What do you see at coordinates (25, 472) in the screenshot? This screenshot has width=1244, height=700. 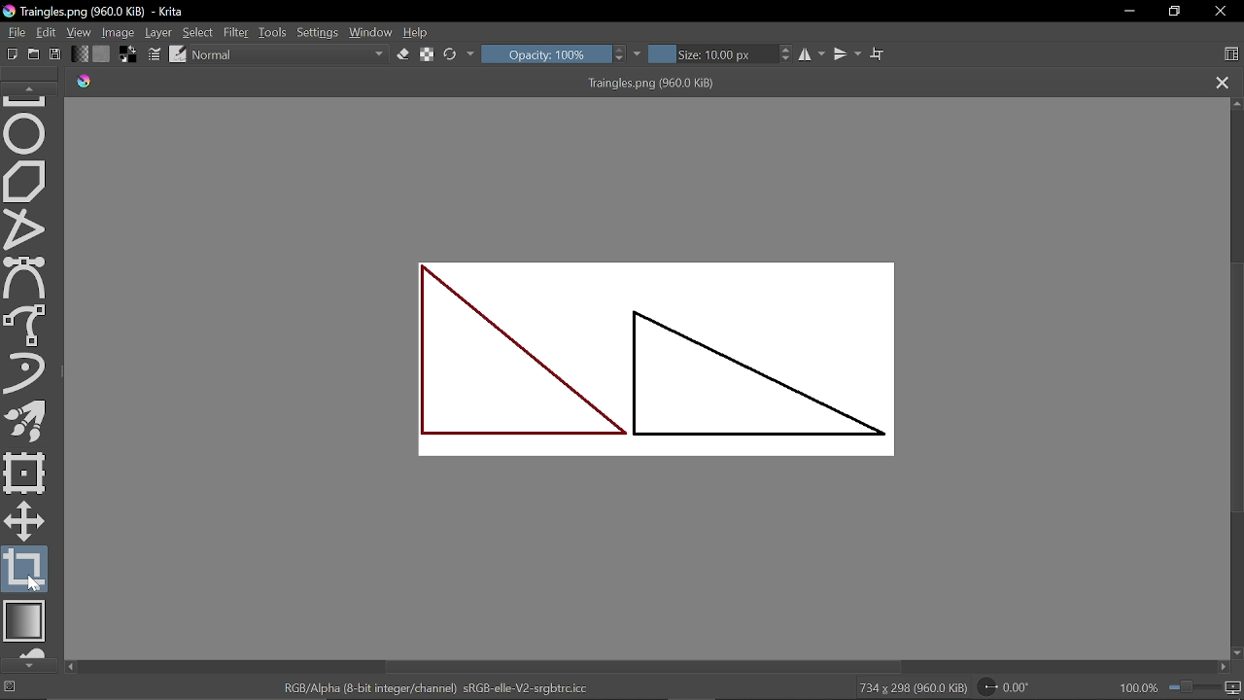 I see `Transform a layer or a selection` at bounding box center [25, 472].